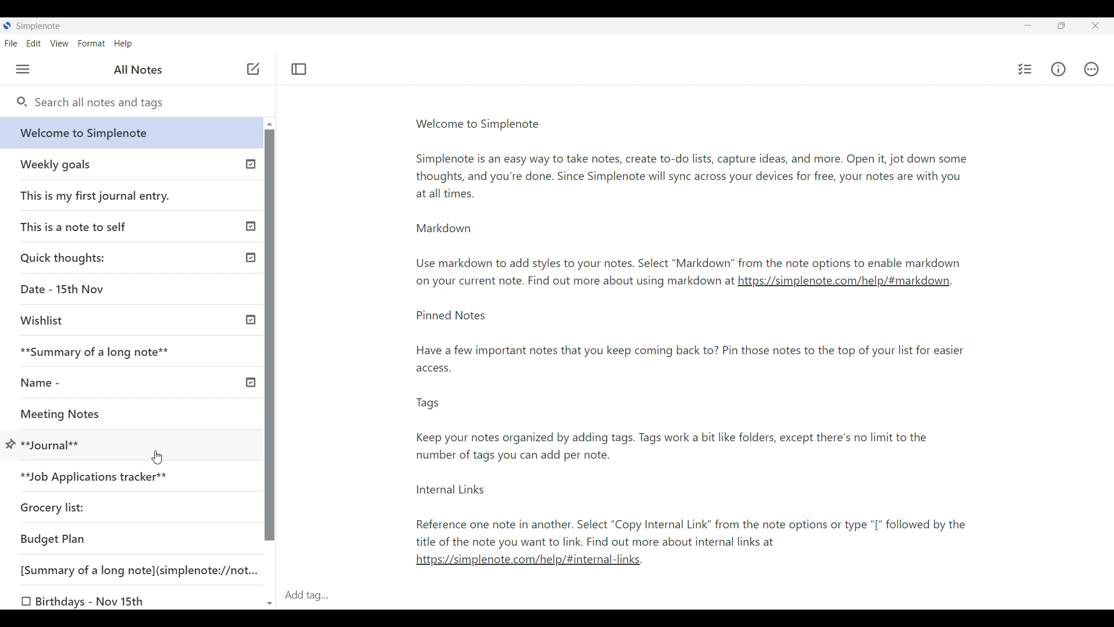 This screenshot has height=627, width=1114. Describe the element at coordinates (39, 26) in the screenshot. I see `Software name` at that location.